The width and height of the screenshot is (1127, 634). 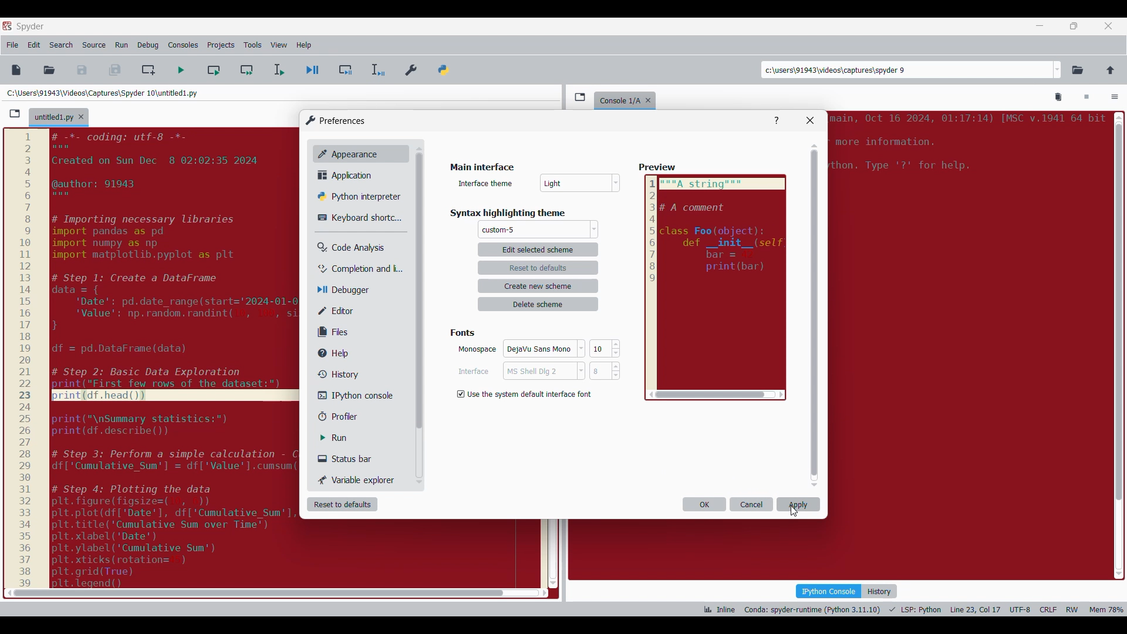 What do you see at coordinates (303, 45) in the screenshot?
I see `Help menu` at bounding box center [303, 45].